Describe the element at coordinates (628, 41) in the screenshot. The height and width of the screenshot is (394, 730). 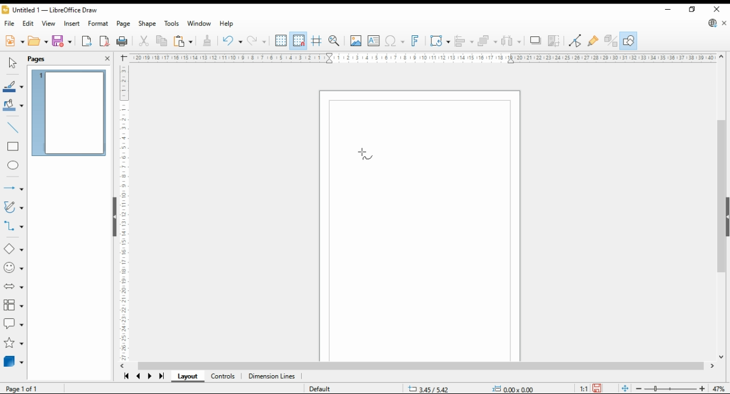
I see `show draw functions` at that location.